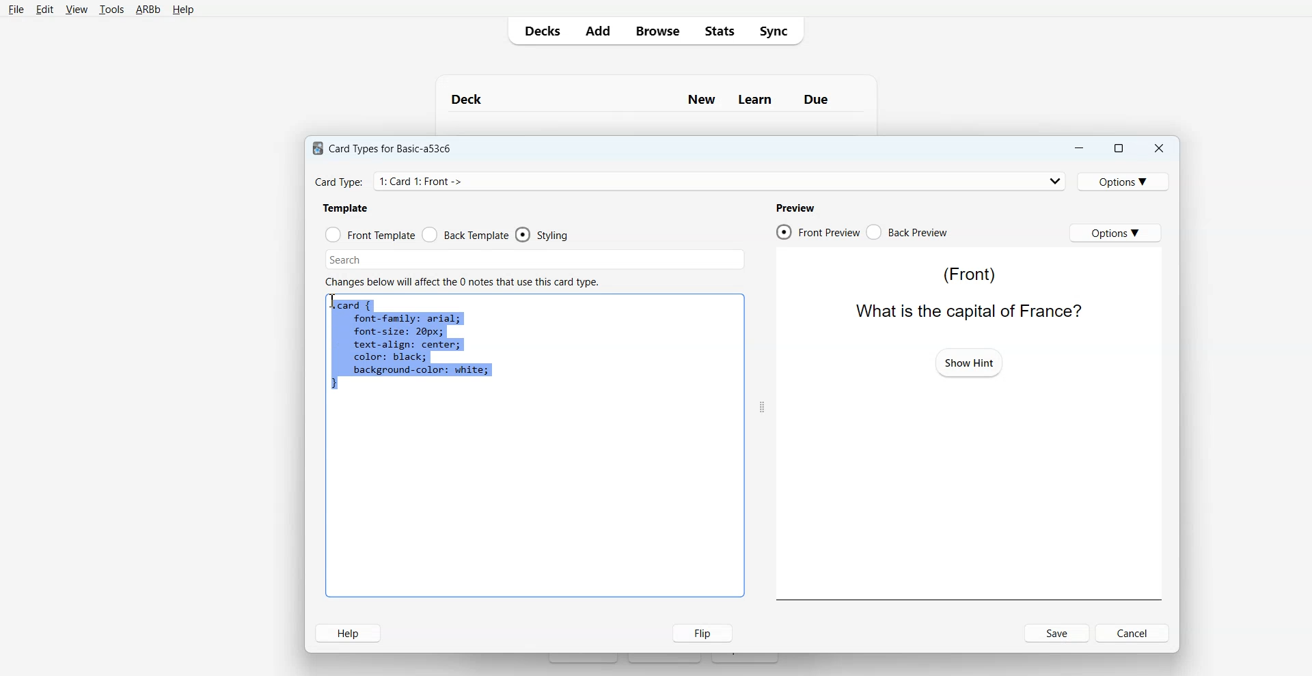 The height and width of the screenshot is (676, 1312). What do you see at coordinates (111, 10) in the screenshot?
I see `Tools` at bounding box center [111, 10].